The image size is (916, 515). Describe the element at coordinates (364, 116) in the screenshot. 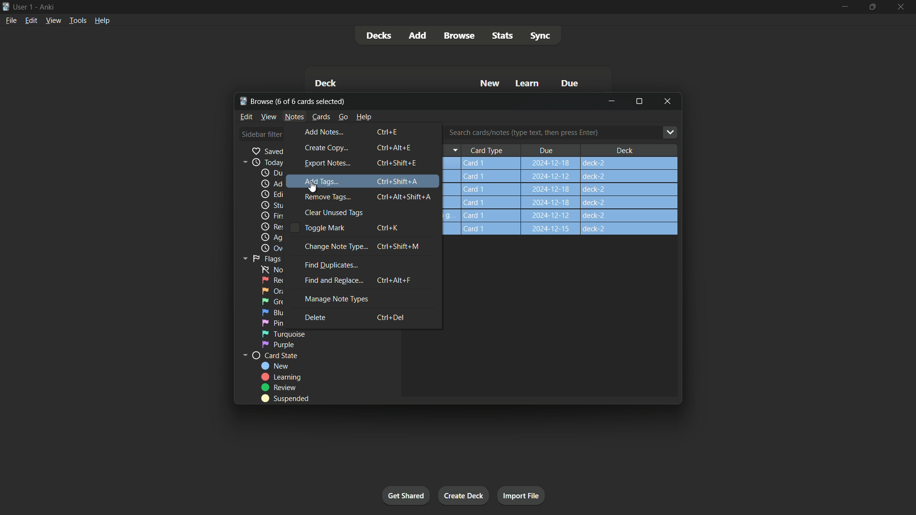

I see `help` at that location.